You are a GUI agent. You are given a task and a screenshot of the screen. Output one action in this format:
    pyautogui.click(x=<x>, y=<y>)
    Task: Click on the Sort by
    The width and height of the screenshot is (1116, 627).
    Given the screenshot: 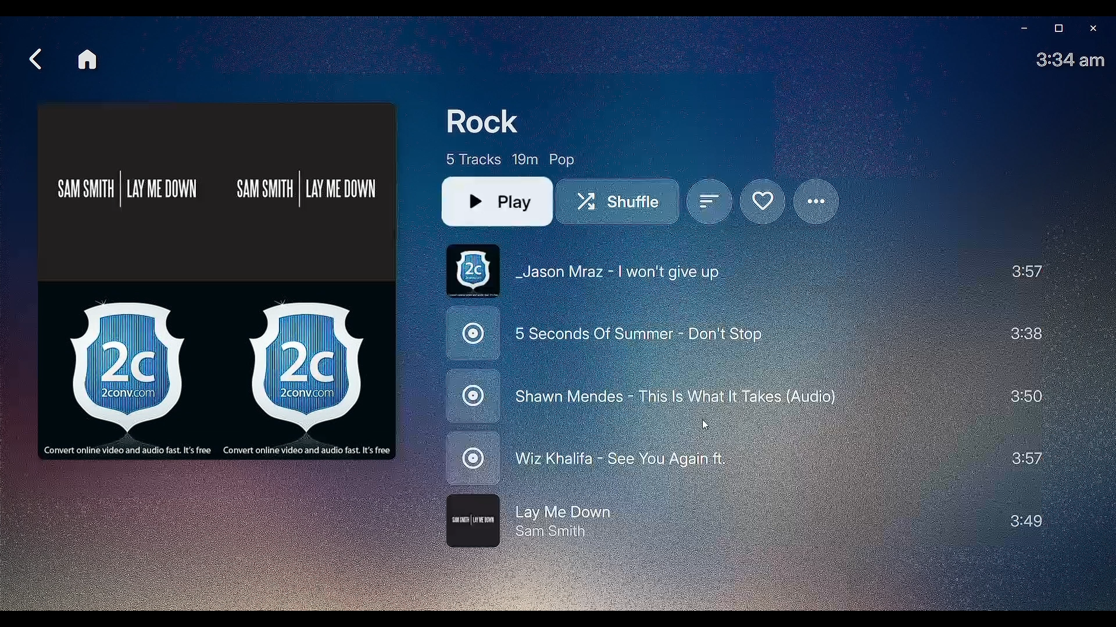 What is the action you would take?
    pyautogui.click(x=710, y=204)
    